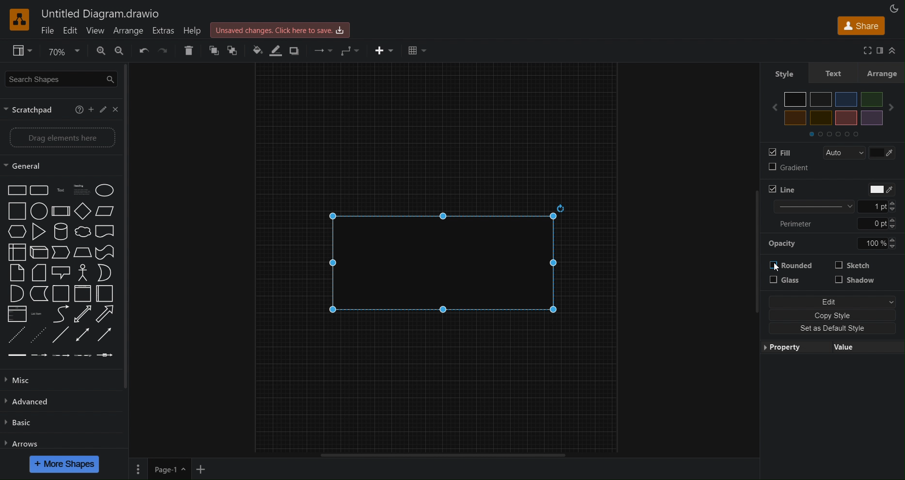 The image size is (905, 480). Describe the element at coordinates (93, 111) in the screenshot. I see `add` at that location.